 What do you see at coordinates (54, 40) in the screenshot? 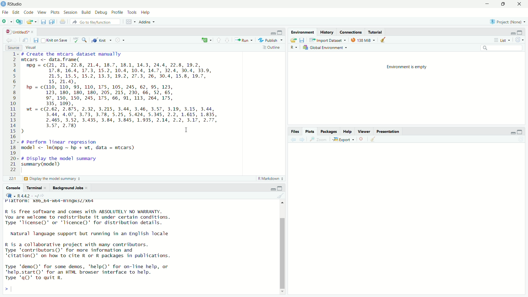
I see `knit on save` at bounding box center [54, 40].